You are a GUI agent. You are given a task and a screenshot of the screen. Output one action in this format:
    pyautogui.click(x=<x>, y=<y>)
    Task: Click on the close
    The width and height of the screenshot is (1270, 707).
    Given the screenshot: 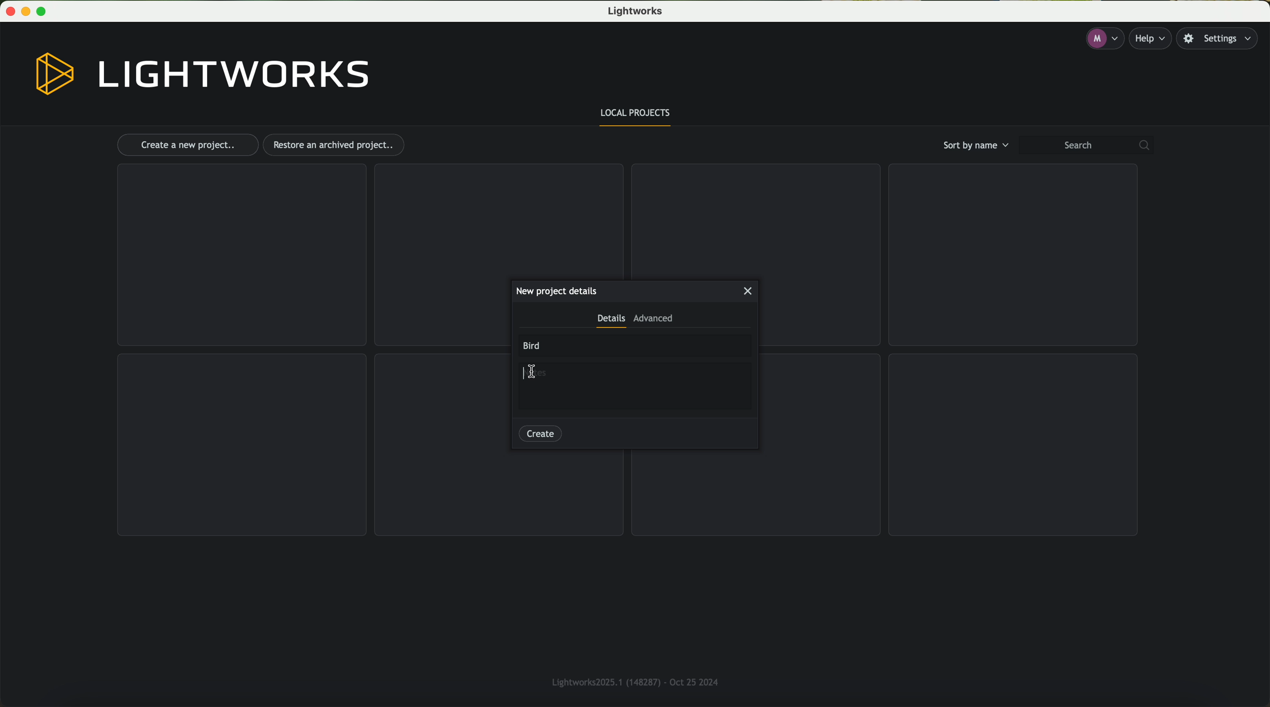 What is the action you would take?
    pyautogui.click(x=749, y=291)
    